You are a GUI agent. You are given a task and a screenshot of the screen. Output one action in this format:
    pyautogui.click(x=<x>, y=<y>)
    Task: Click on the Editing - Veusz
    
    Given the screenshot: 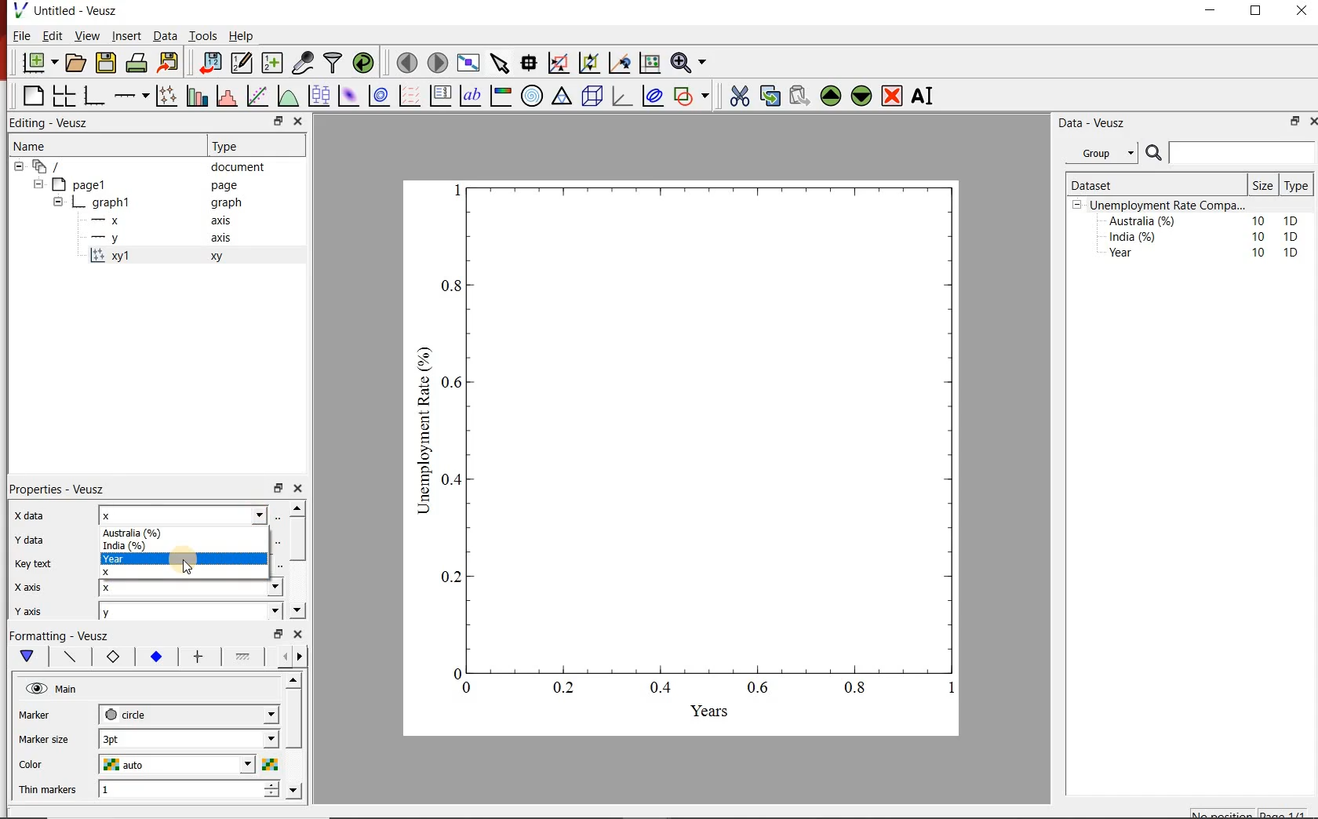 What is the action you would take?
    pyautogui.click(x=52, y=122)
    